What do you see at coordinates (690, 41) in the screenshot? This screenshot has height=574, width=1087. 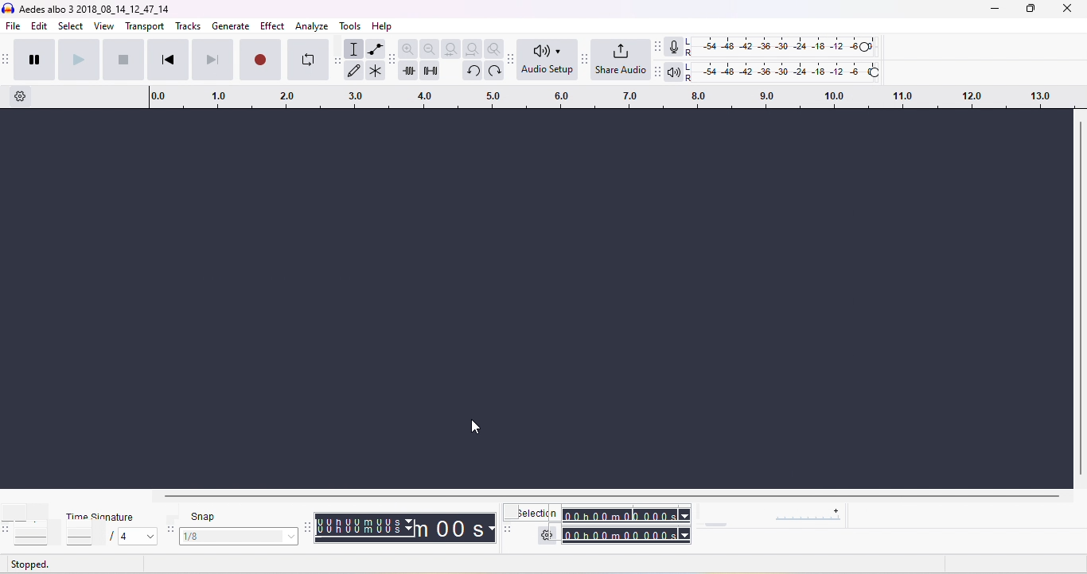 I see `L` at bounding box center [690, 41].